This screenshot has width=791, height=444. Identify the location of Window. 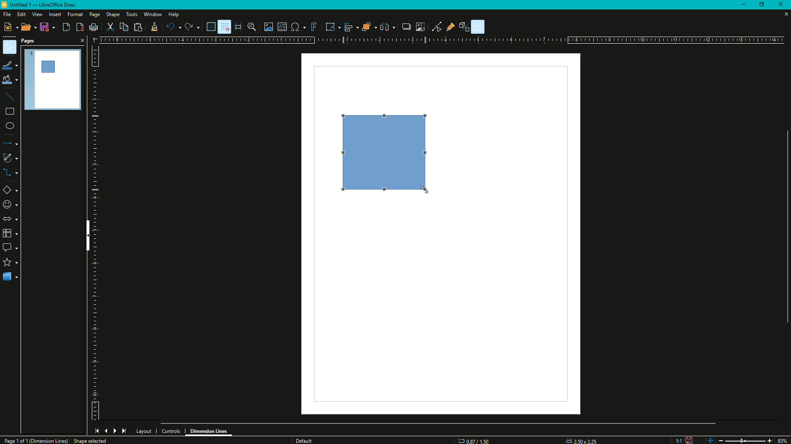
(152, 14).